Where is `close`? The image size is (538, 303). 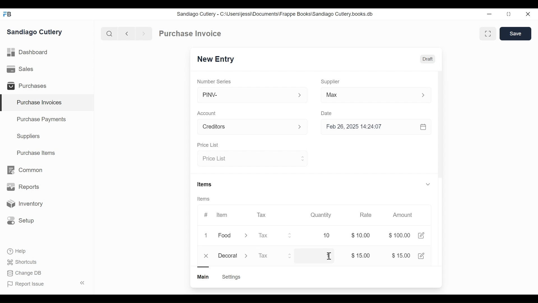
close is located at coordinates (207, 256).